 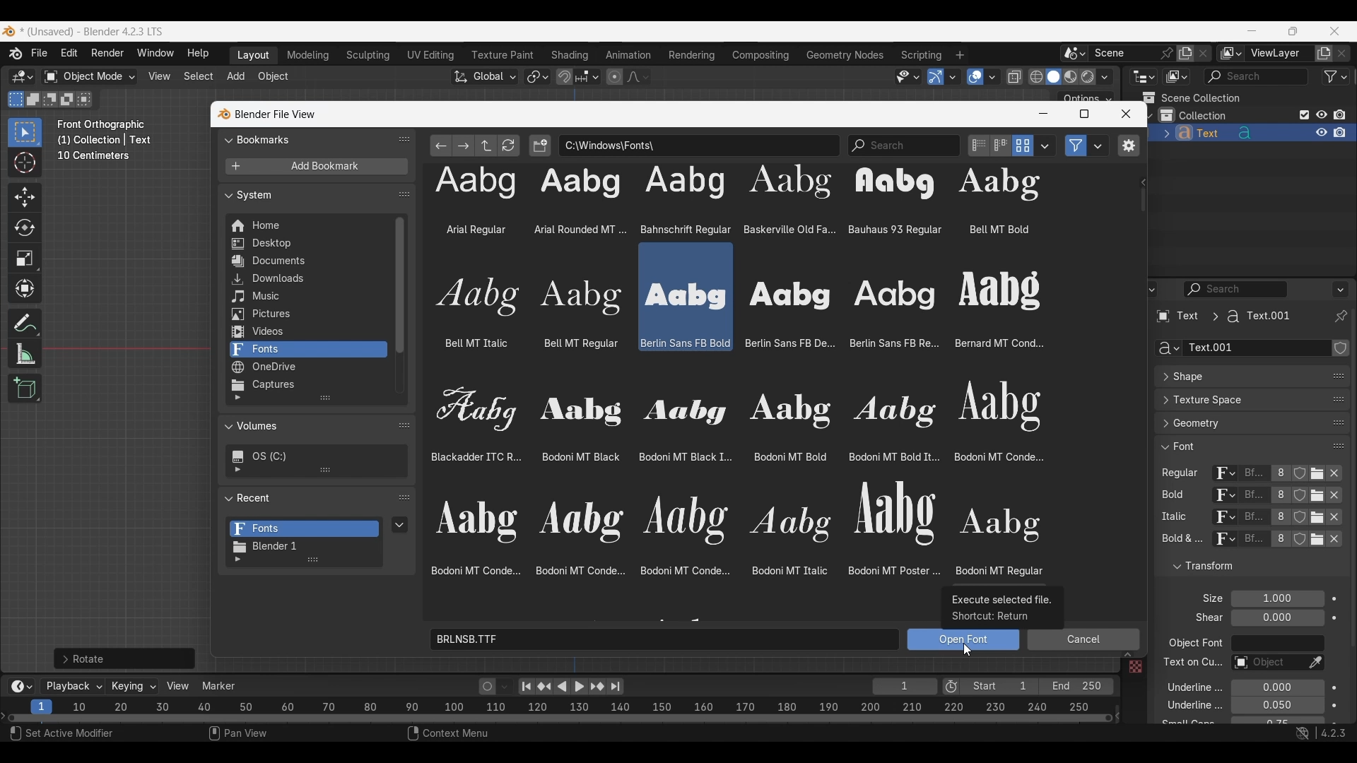 I want to click on Scripting workspace, so click(x=920, y=54).